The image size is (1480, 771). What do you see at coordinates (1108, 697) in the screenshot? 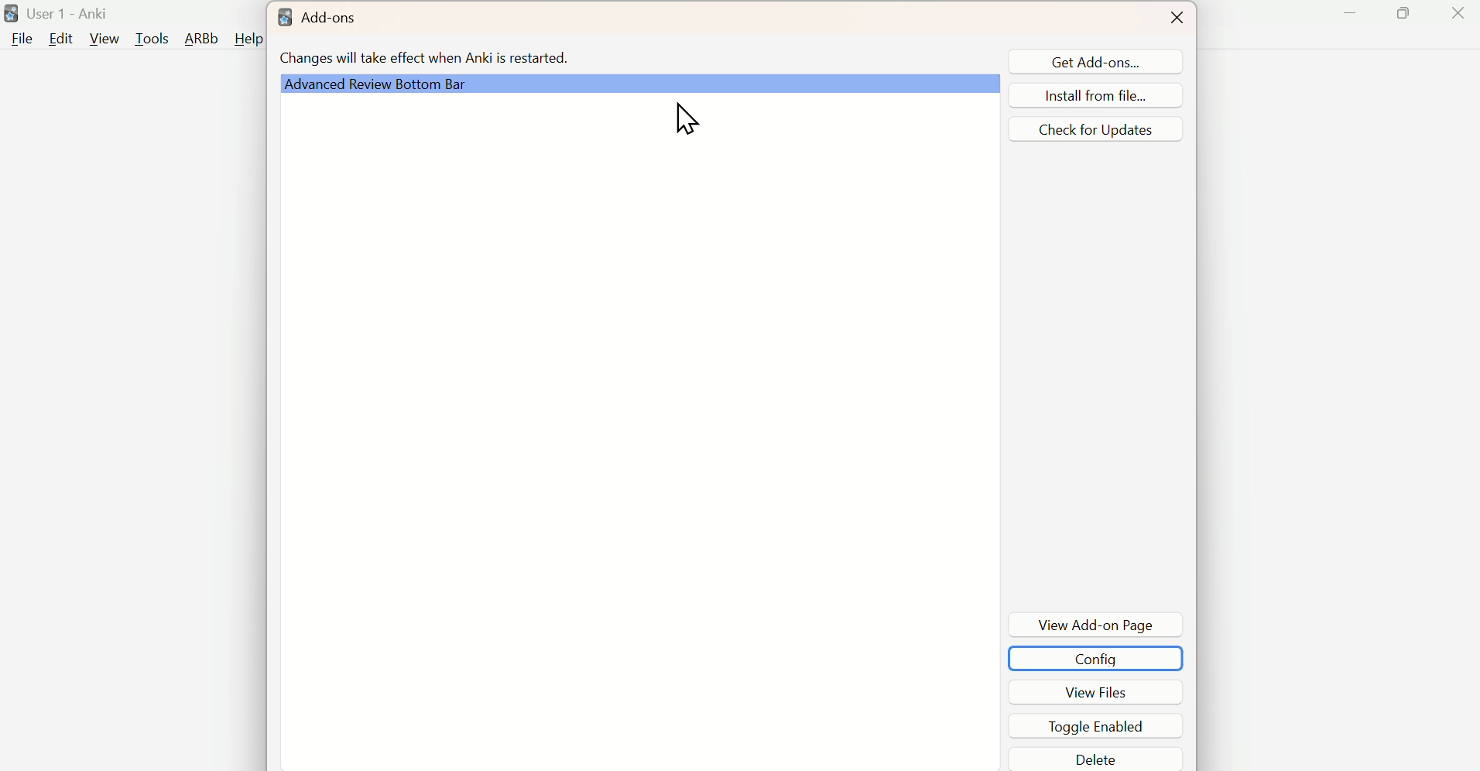
I see `View Files` at bounding box center [1108, 697].